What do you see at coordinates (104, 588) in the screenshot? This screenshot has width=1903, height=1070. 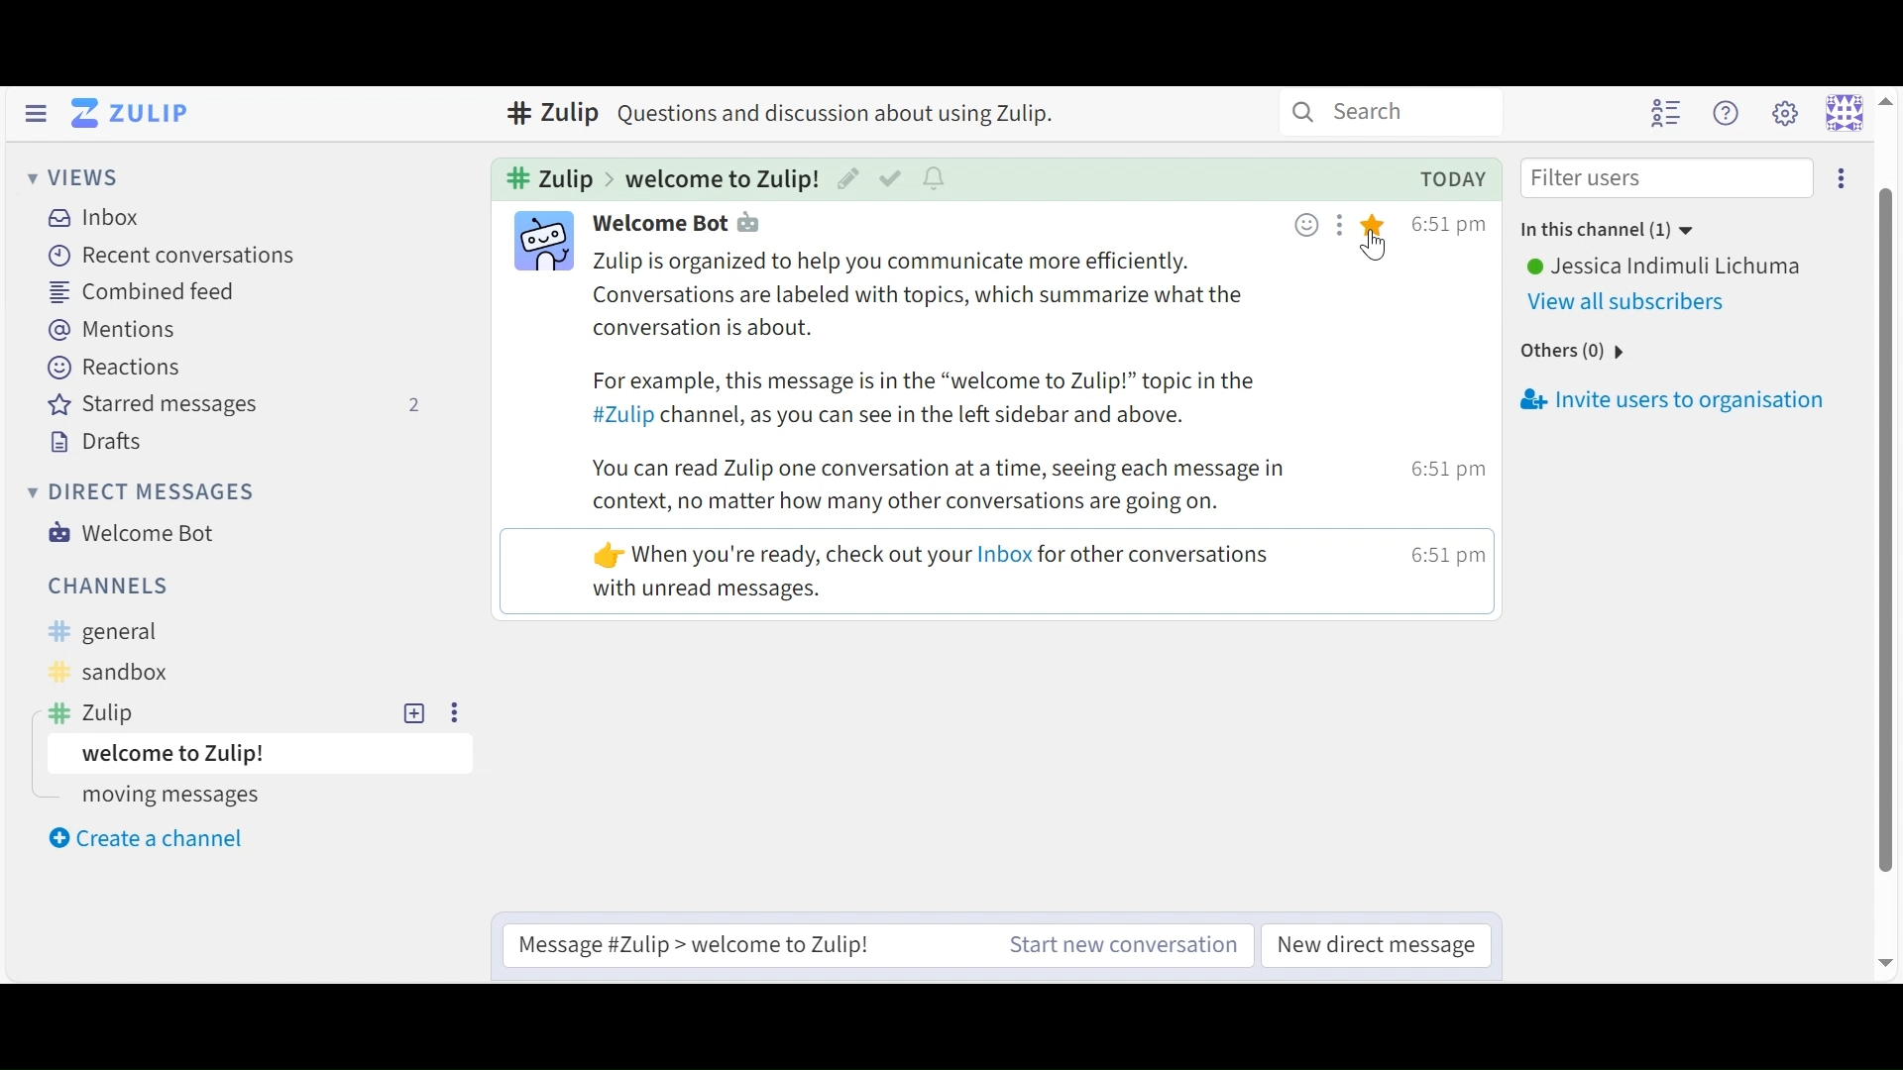 I see `Channels` at bounding box center [104, 588].